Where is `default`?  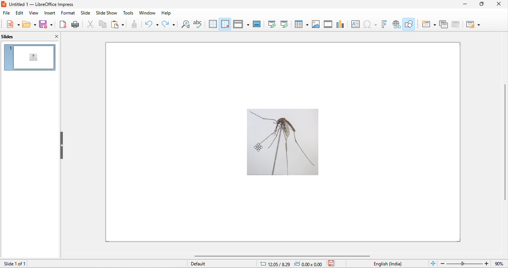 default is located at coordinates (200, 263).